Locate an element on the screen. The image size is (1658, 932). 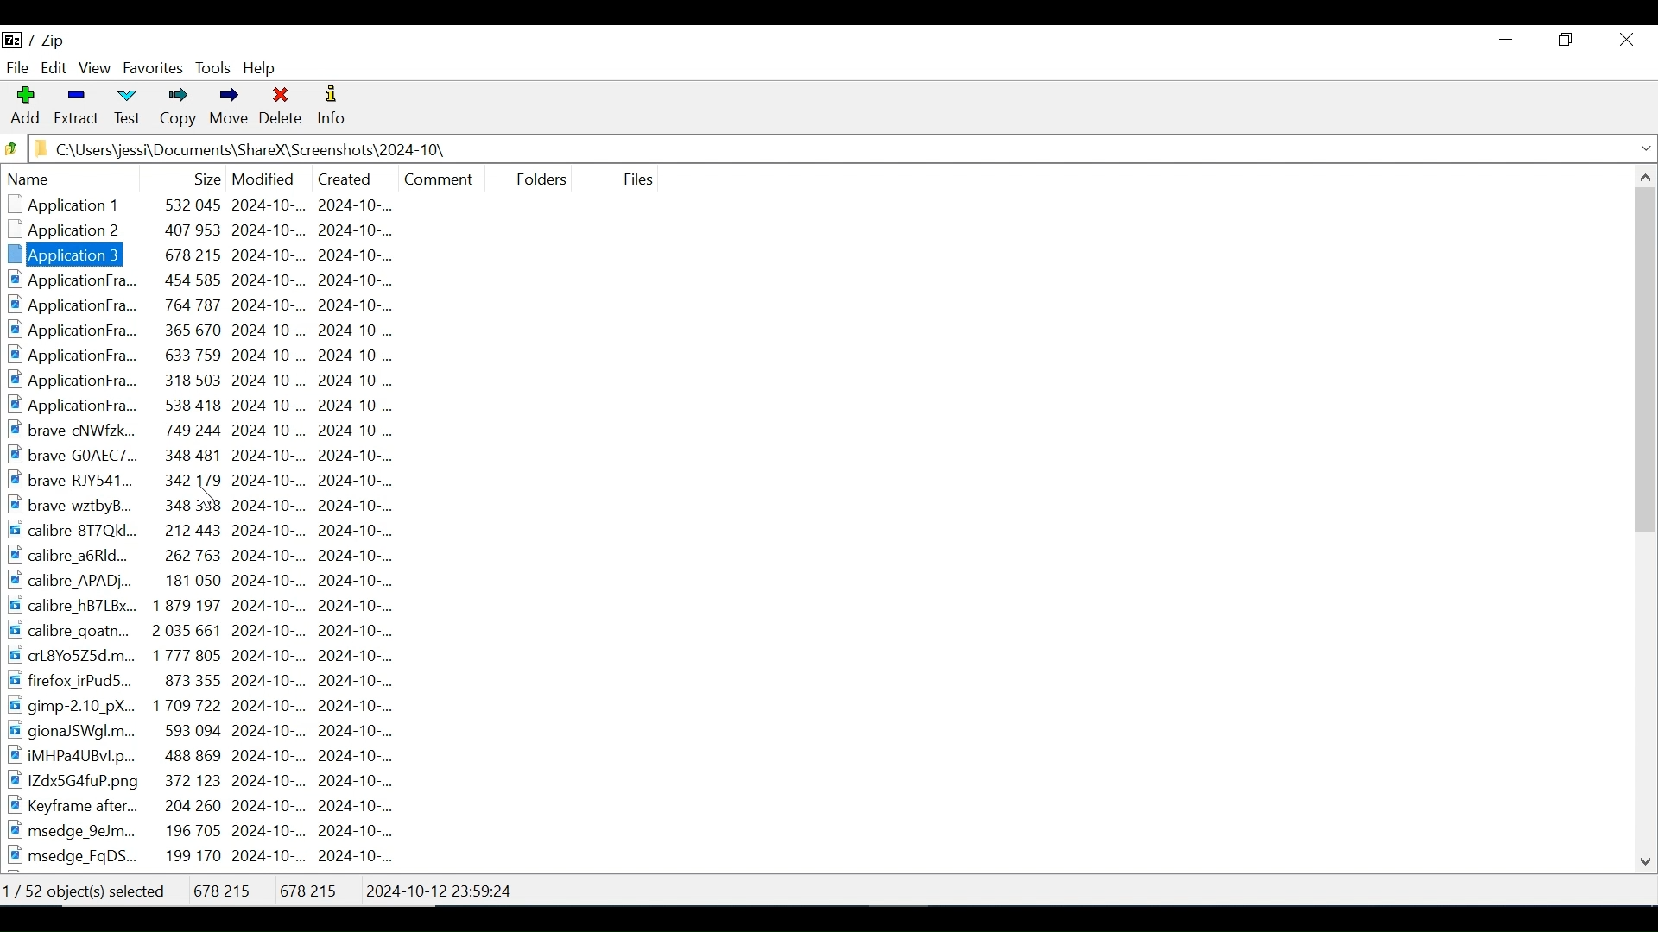
 1IZdx5G4fuP.png 372 123 2024-10-... 2024-10-.. is located at coordinates (206, 781).